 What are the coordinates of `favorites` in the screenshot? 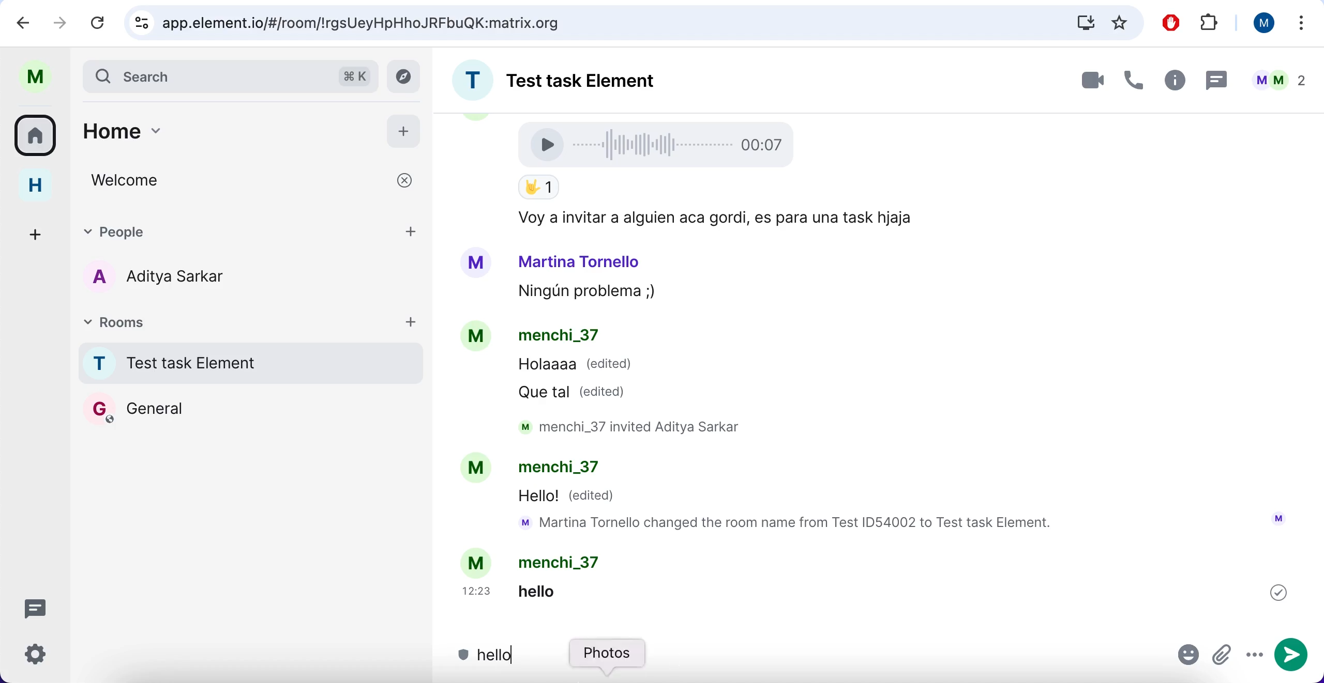 It's located at (1120, 22).